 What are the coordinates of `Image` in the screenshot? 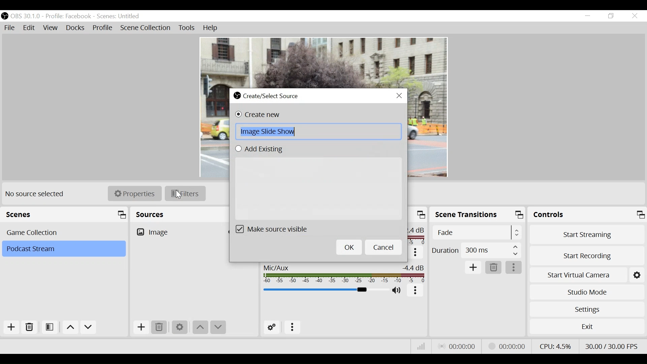 It's located at (178, 232).